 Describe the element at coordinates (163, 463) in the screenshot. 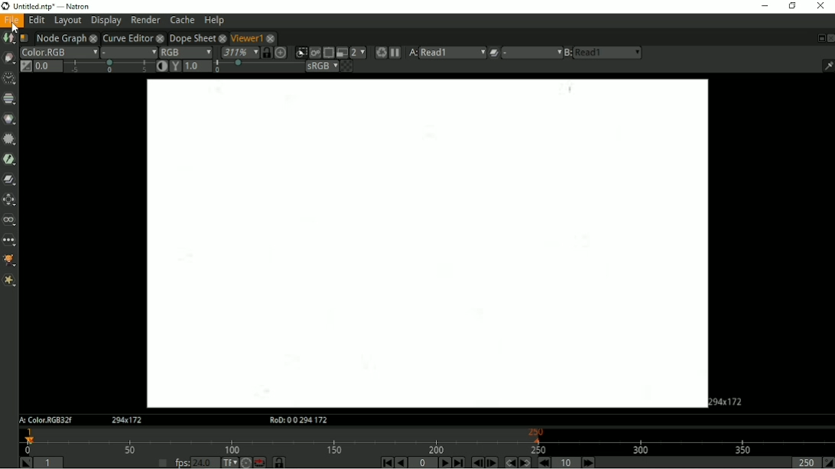

I see `Set playback frame rate automatically` at that location.